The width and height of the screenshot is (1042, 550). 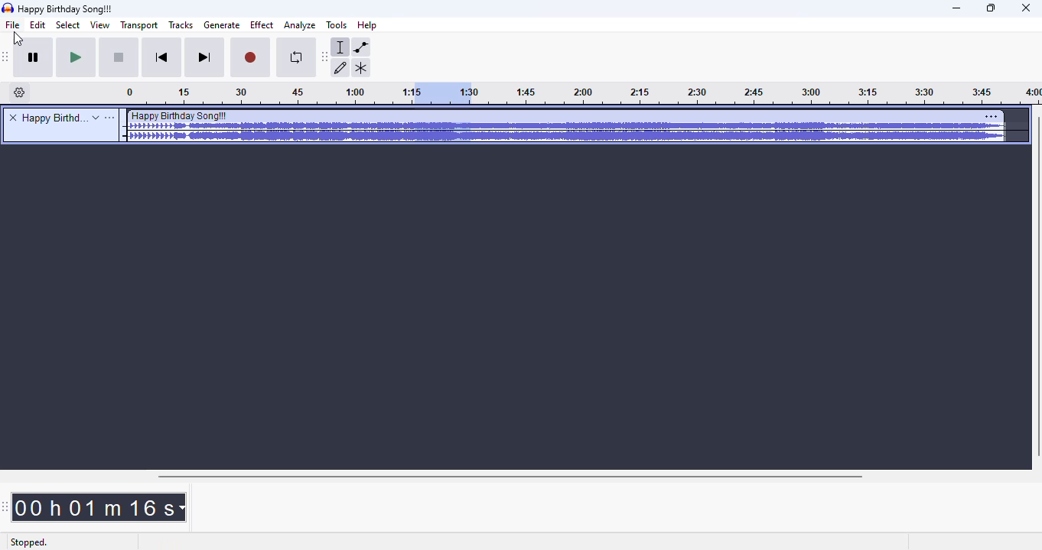 I want to click on skip to end, so click(x=205, y=58).